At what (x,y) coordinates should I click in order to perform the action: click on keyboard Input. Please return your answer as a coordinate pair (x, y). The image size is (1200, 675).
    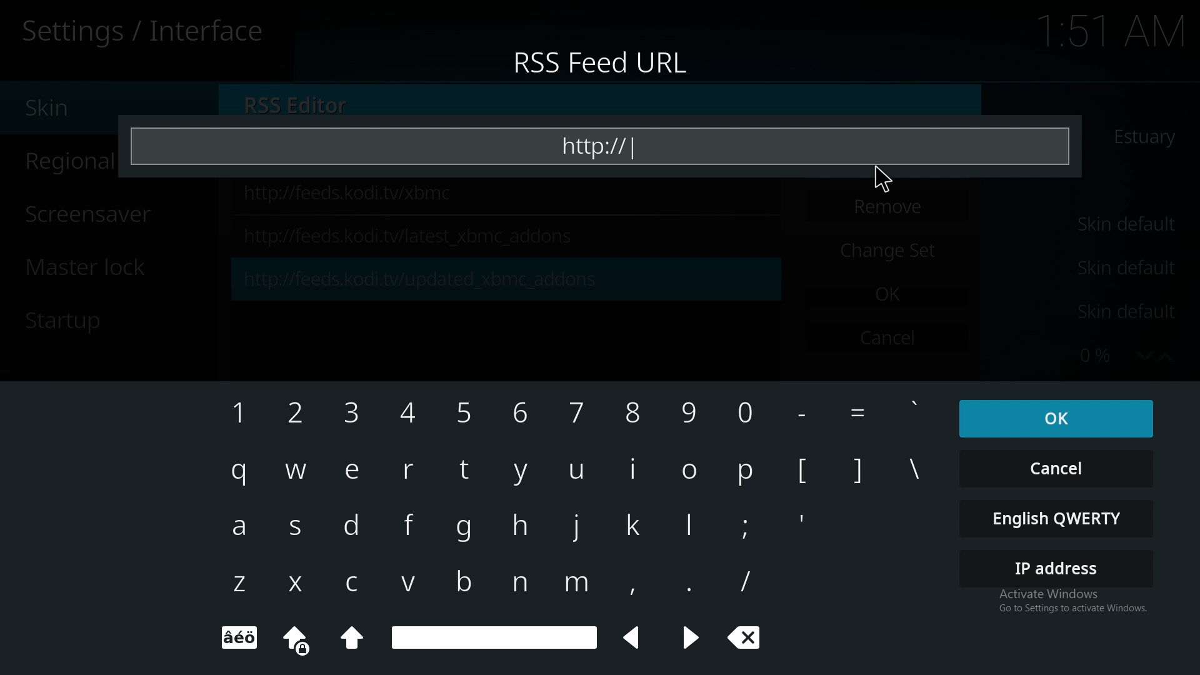
    Looking at the image, I should click on (635, 469).